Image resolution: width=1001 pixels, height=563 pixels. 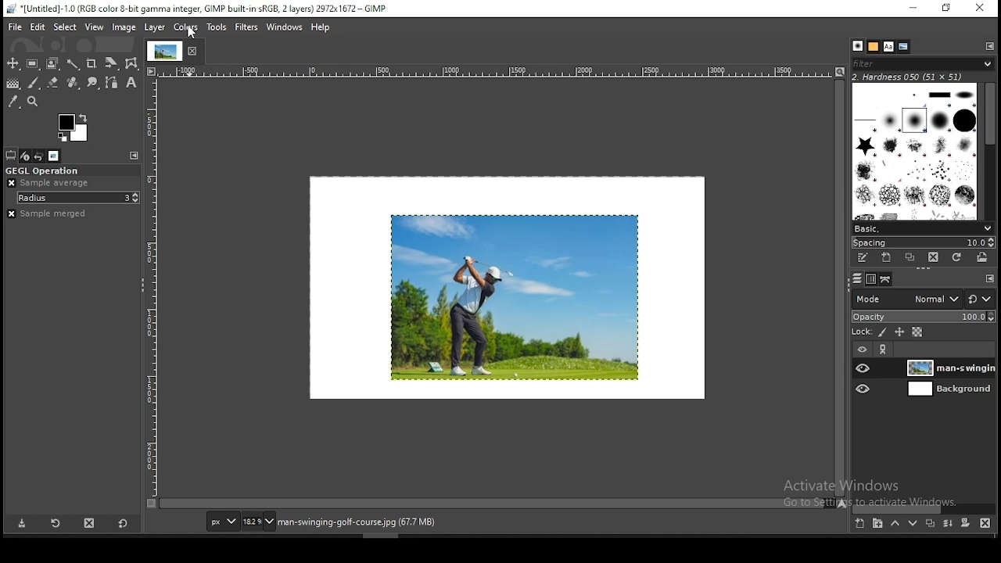 I want to click on color picker tool, so click(x=14, y=101).